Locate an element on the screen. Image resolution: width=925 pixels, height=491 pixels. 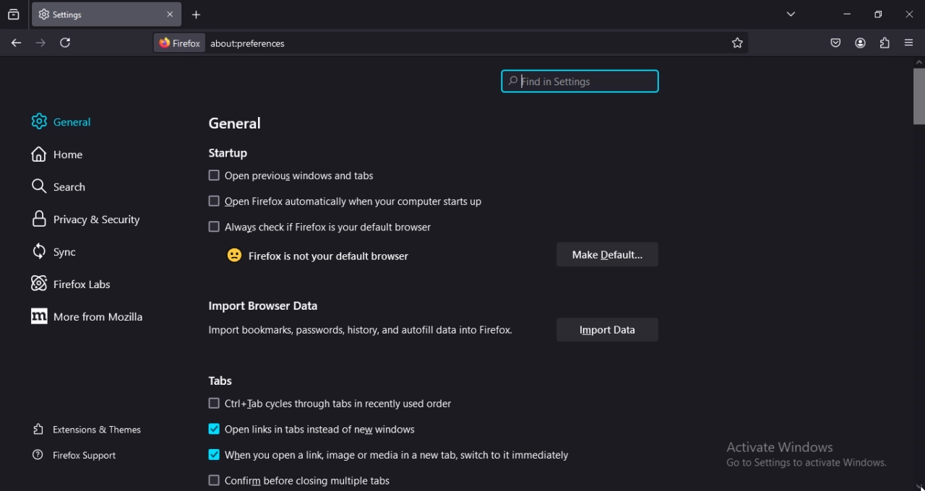
when you open a link, image or media in a new tab switch immediately is located at coordinates (389, 454).